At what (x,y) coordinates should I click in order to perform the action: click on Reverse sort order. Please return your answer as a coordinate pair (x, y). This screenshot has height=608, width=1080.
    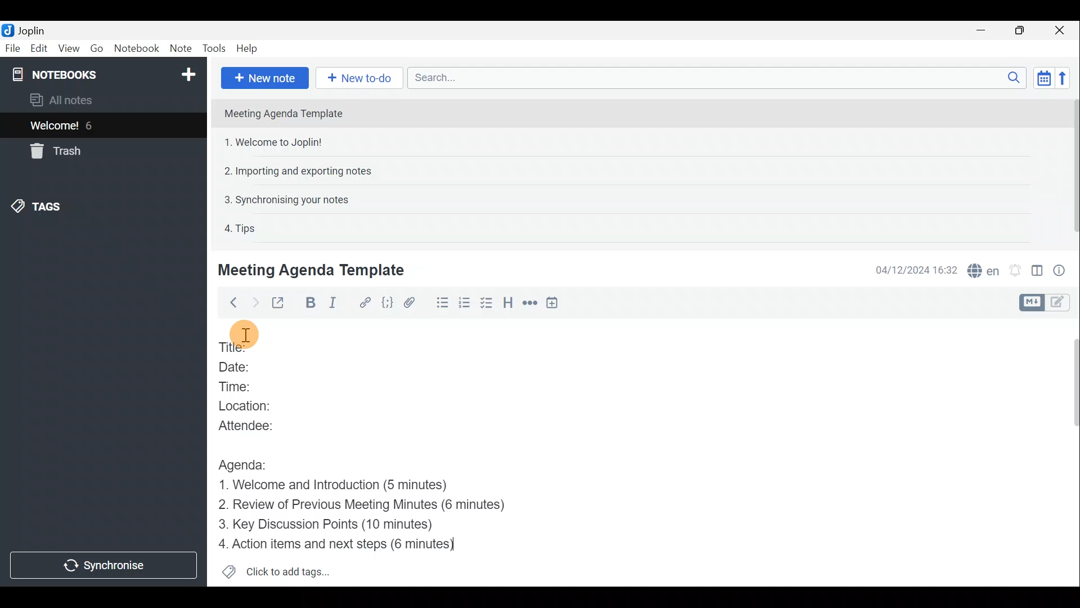
    Looking at the image, I should click on (1063, 78).